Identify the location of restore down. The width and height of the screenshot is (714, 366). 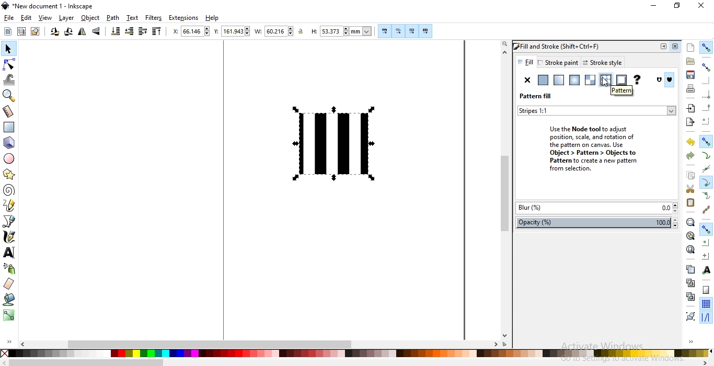
(676, 5).